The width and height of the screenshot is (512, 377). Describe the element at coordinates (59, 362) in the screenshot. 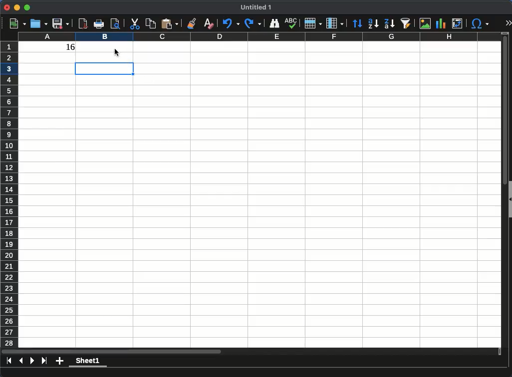

I see `add sheet` at that location.